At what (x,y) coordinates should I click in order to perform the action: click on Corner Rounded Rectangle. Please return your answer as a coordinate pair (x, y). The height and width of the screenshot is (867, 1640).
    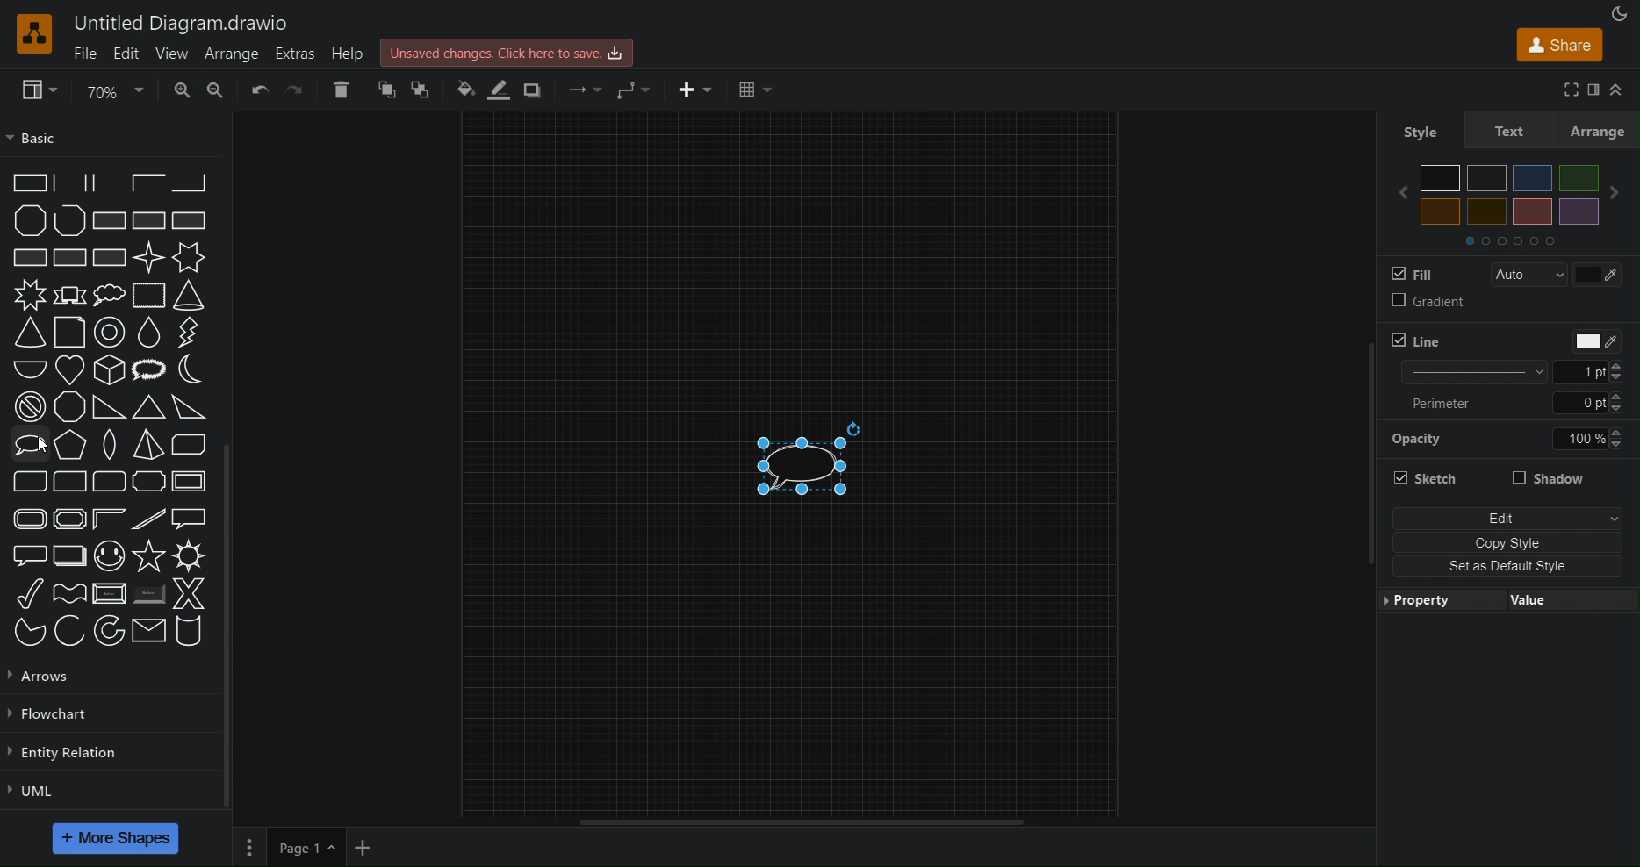
    Looking at the image, I should click on (70, 481).